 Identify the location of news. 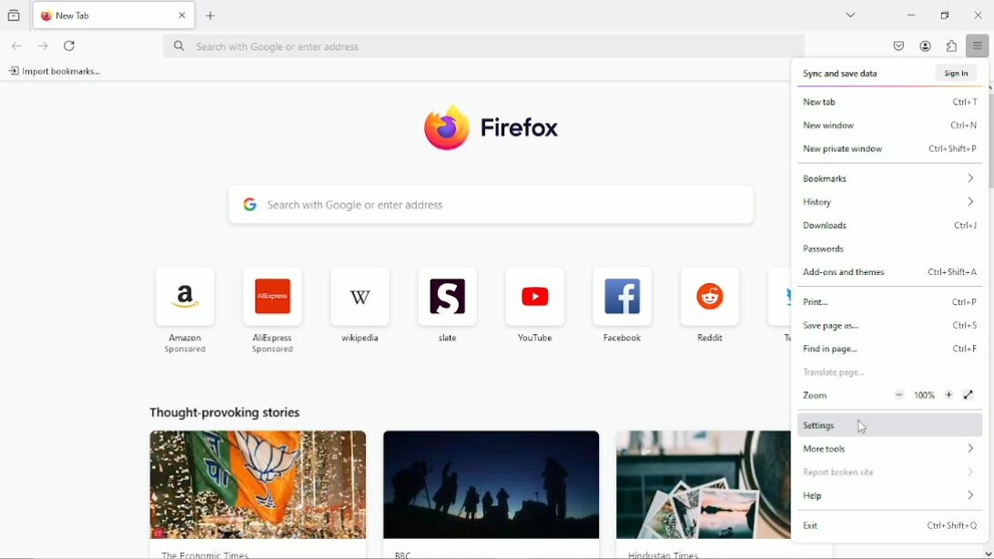
(252, 494).